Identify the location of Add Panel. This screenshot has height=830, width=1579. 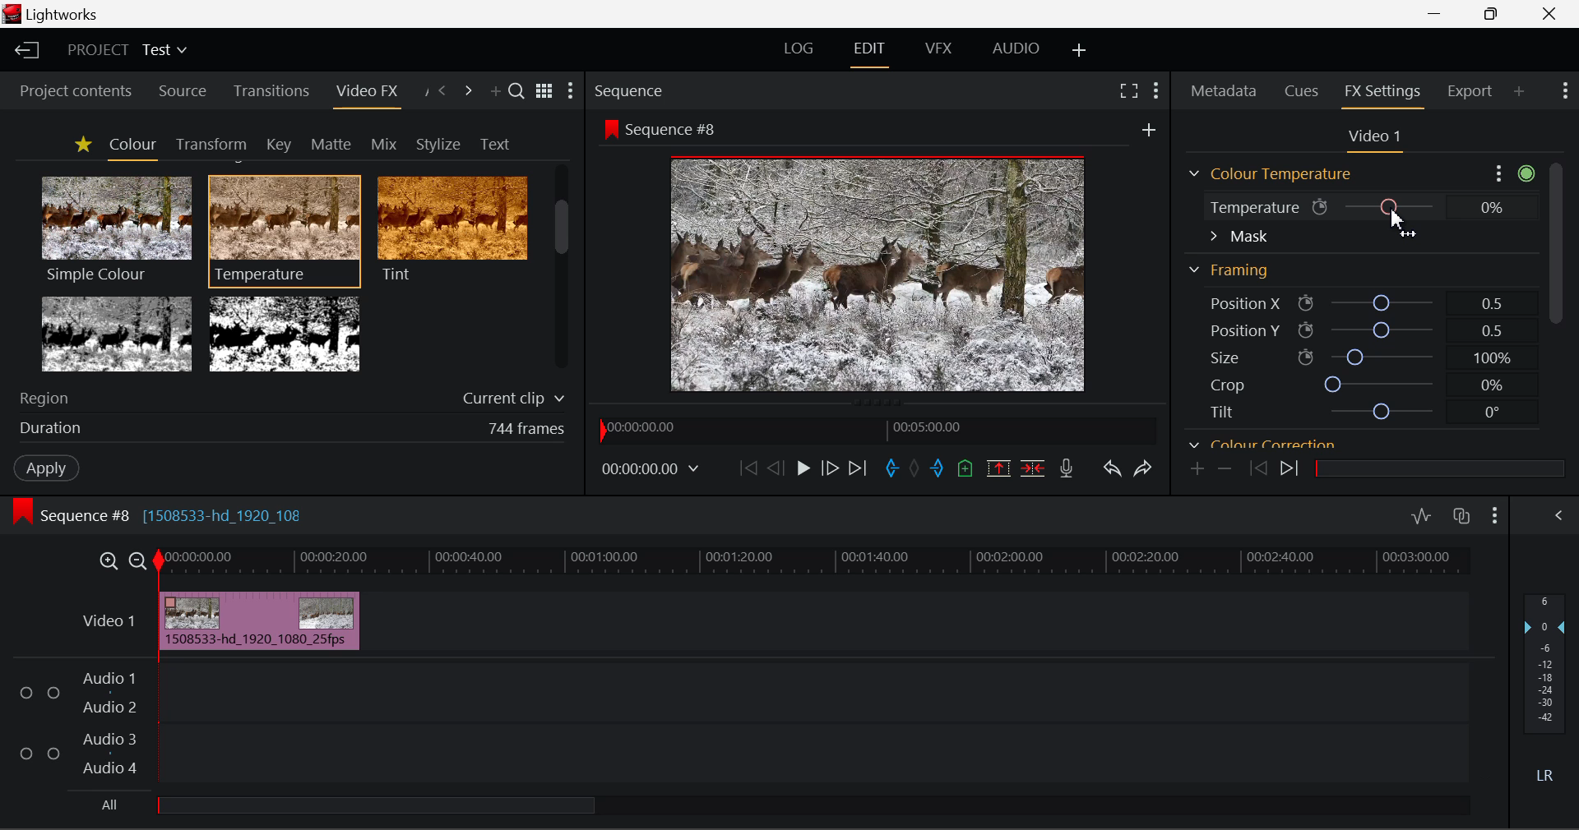
(493, 90).